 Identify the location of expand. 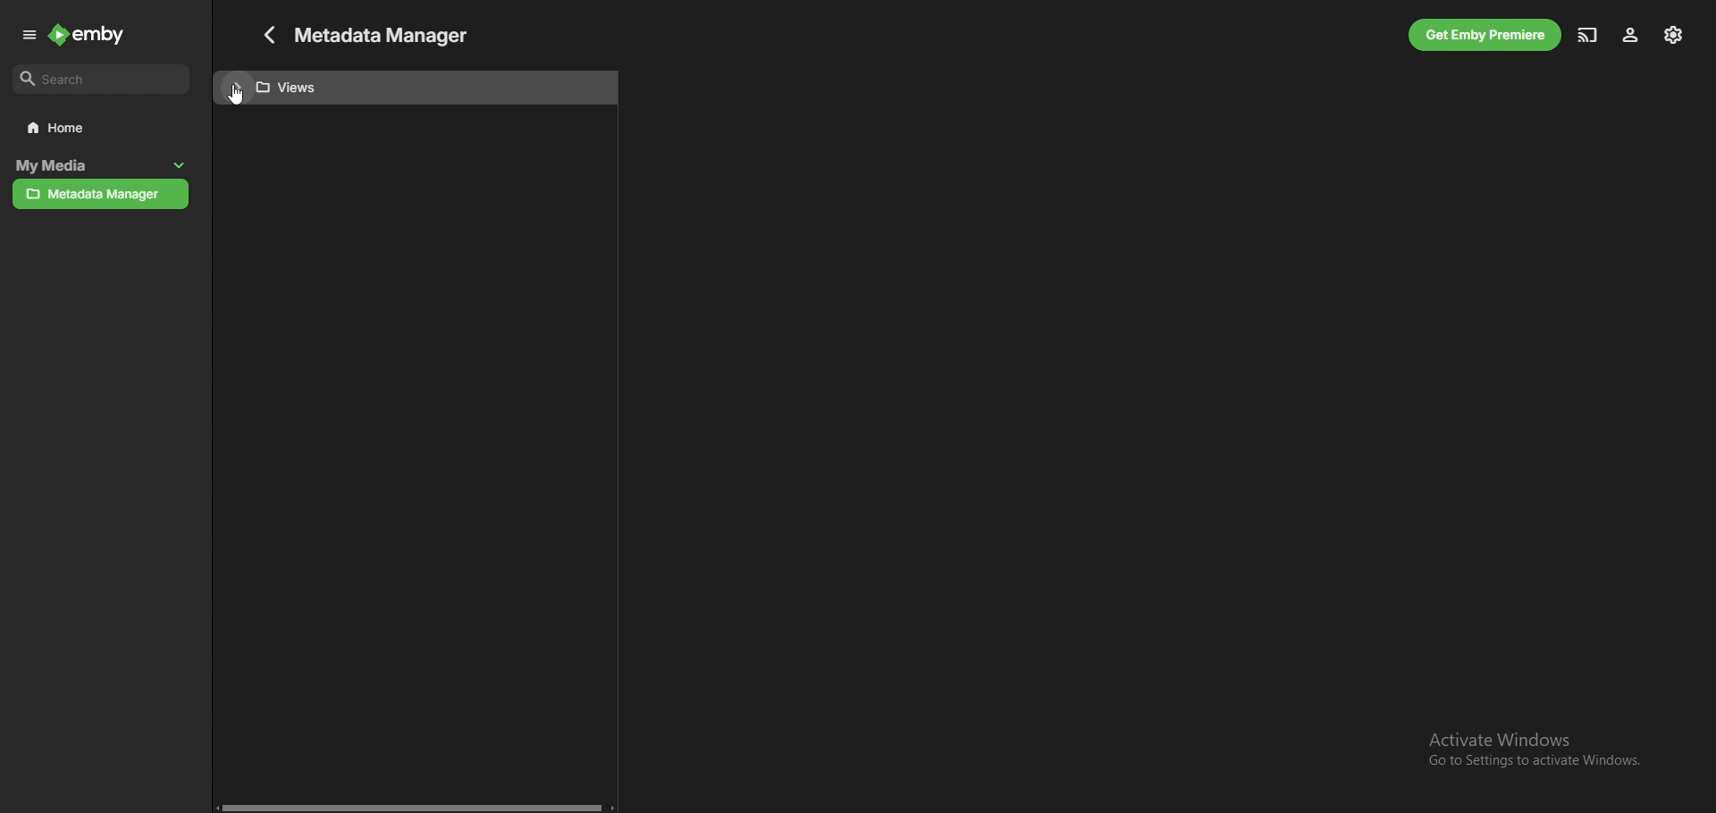
(30, 36).